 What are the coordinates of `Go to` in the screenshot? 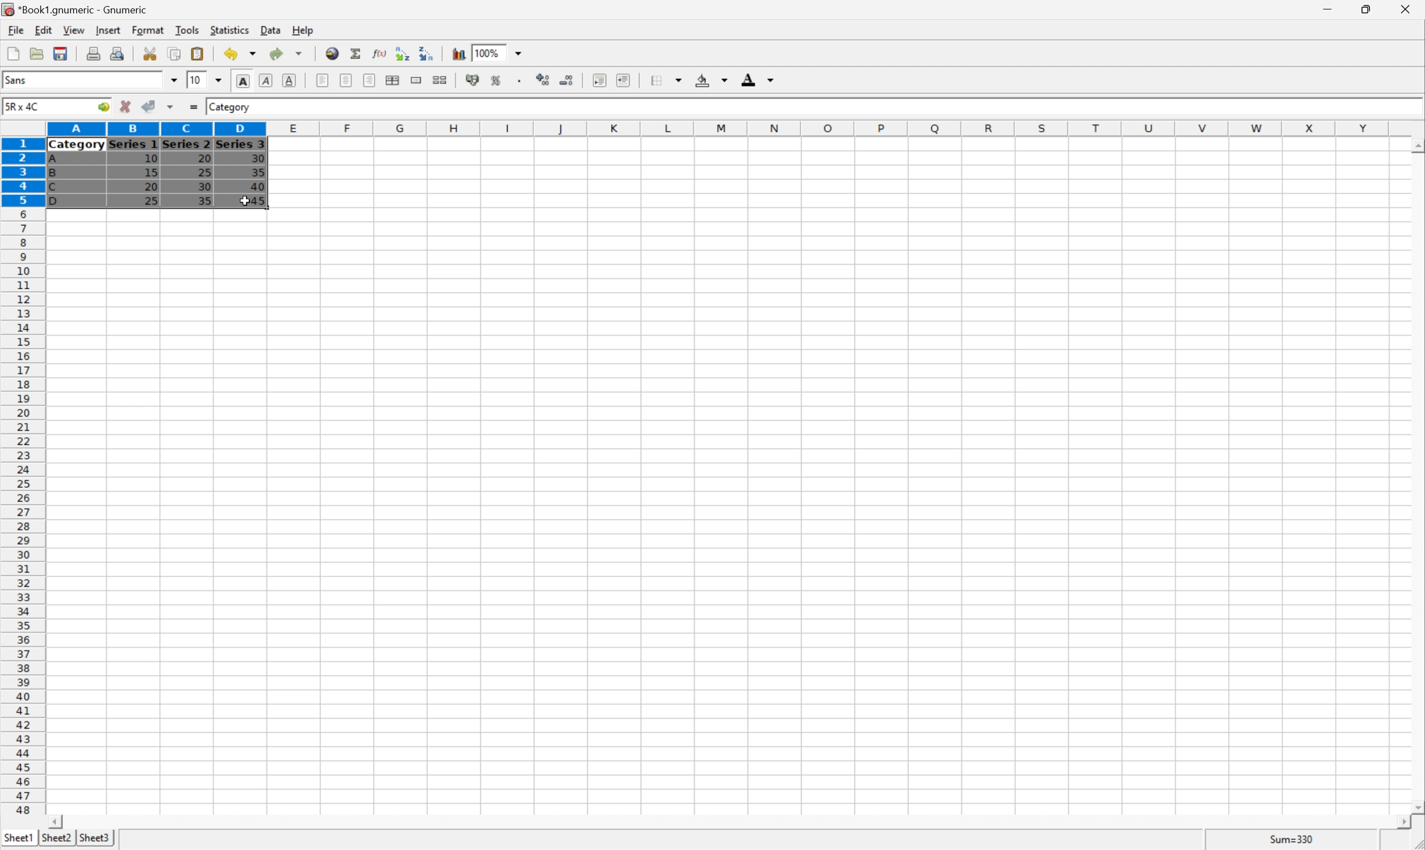 It's located at (101, 107).